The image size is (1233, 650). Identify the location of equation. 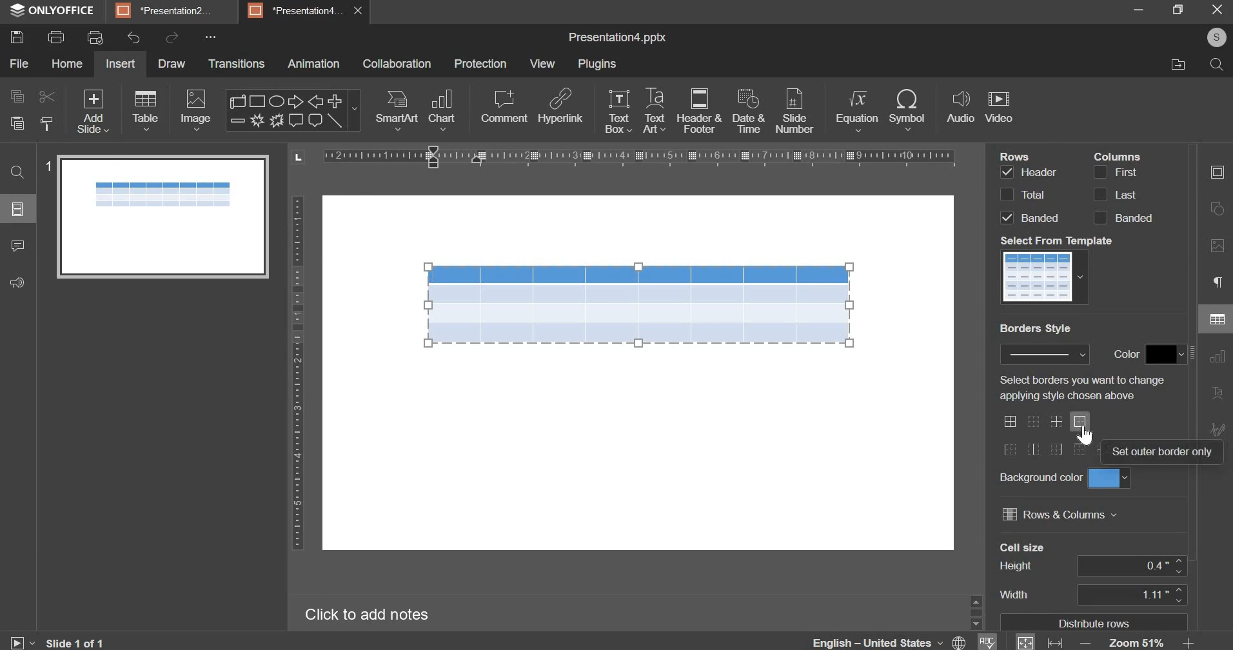
(856, 110).